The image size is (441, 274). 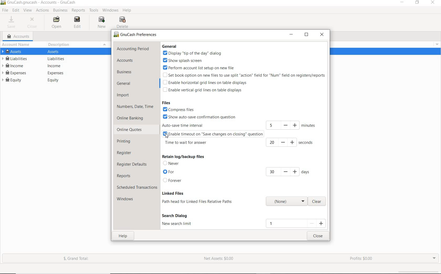 I want to click on new search limit, so click(x=177, y=224).